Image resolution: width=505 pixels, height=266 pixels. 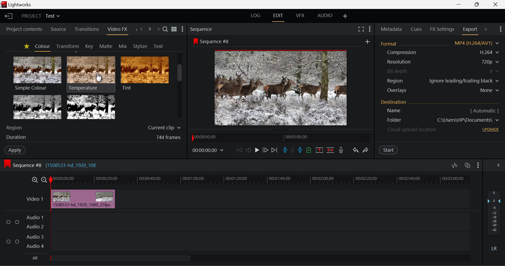 What do you see at coordinates (33, 226) in the screenshot?
I see `Audio 2` at bounding box center [33, 226].